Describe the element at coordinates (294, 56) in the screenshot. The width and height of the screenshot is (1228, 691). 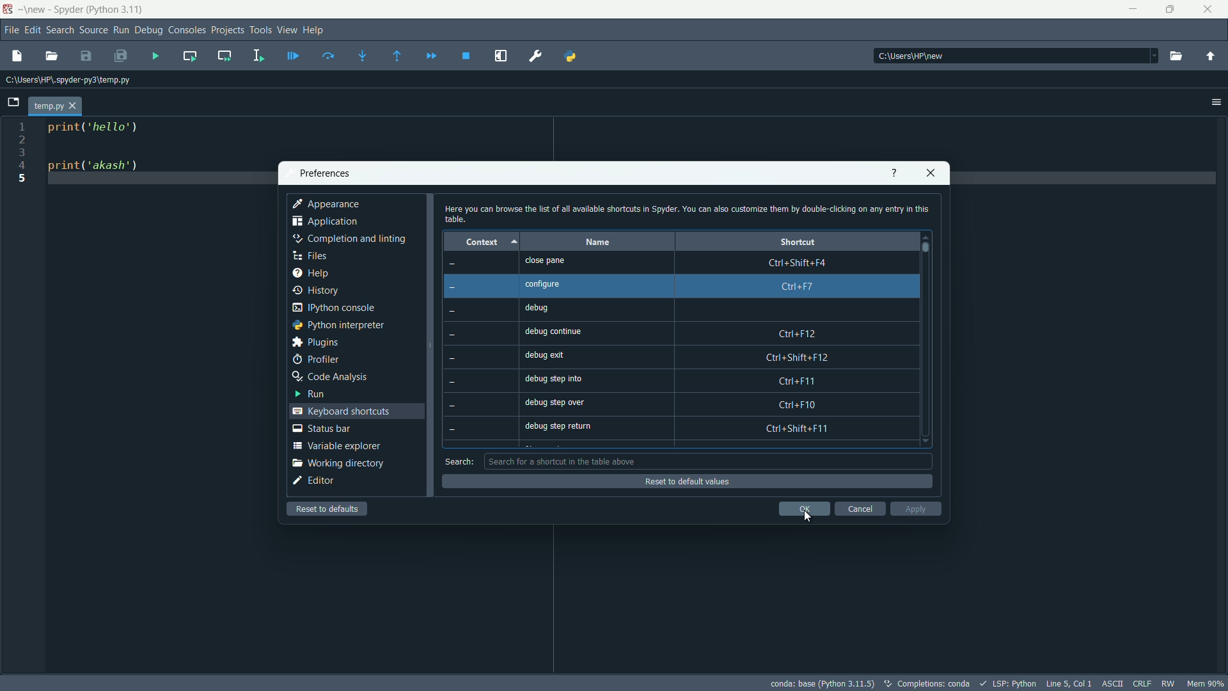
I see `debug file` at that location.